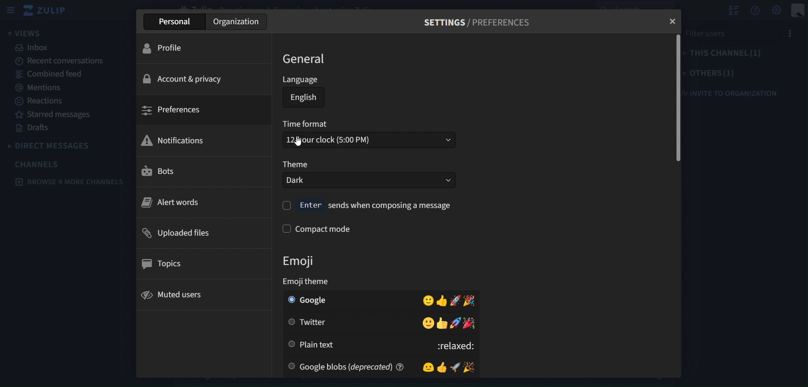 The width and height of the screenshot is (808, 387). What do you see at coordinates (677, 98) in the screenshot?
I see `vertical scrollbar` at bounding box center [677, 98].